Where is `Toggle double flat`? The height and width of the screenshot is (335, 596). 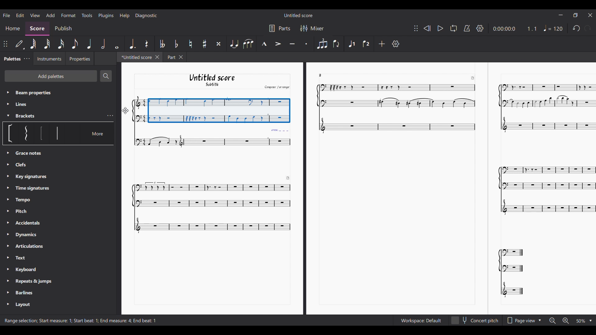 Toggle double flat is located at coordinates (162, 43).